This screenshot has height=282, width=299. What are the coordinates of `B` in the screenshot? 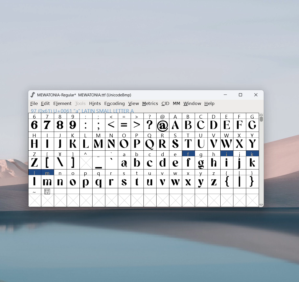 It's located at (188, 122).